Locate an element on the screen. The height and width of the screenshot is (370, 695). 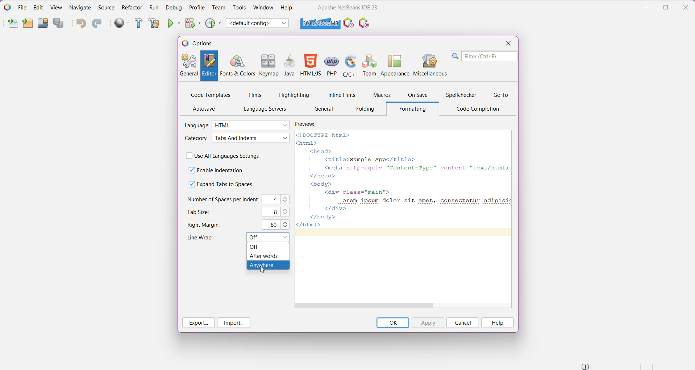
Search Bar is located at coordinates (485, 56).